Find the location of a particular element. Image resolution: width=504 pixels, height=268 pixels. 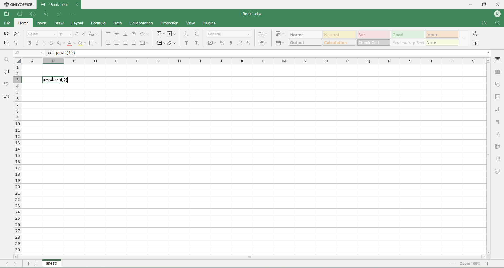

summation is located at coordinates (160, 34).